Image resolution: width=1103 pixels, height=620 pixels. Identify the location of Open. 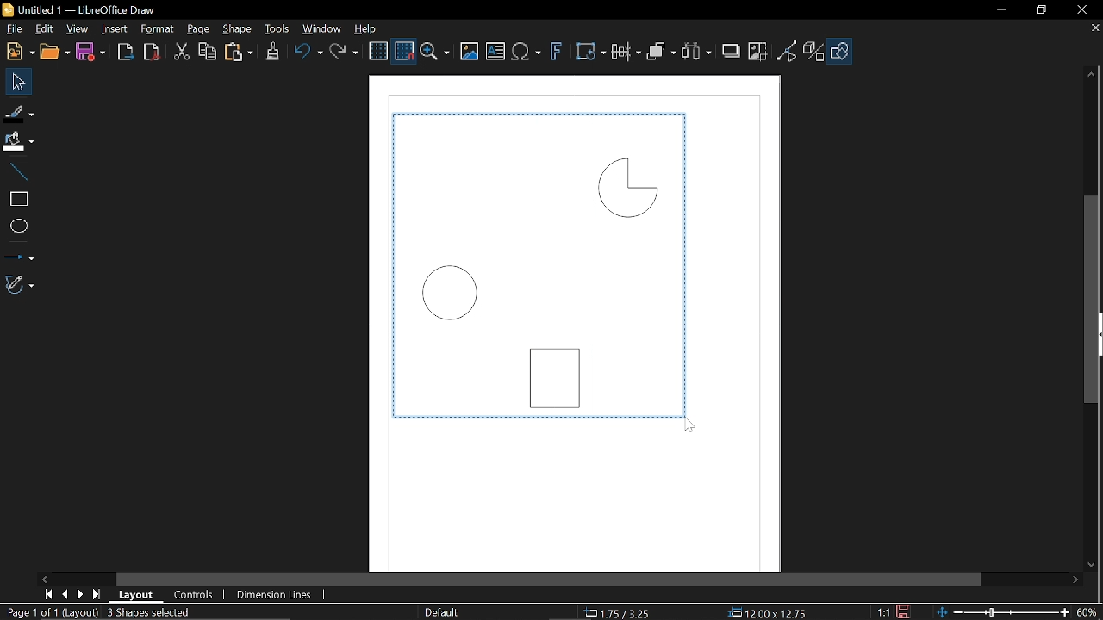
(53, 53).